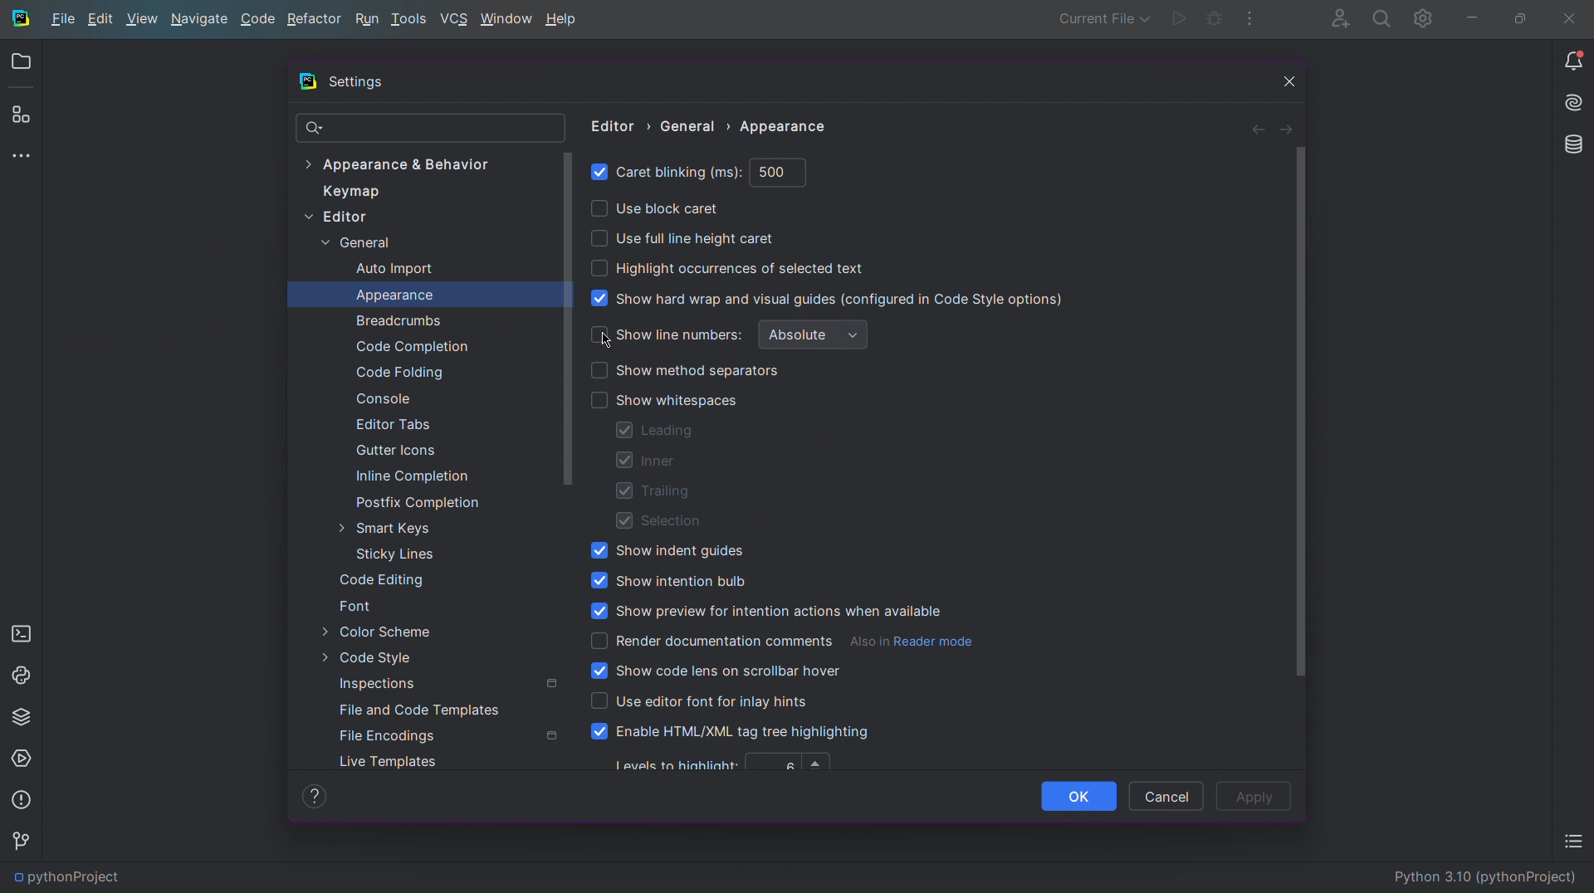 The width and height of the screenshot is (1594, 893). What do you see at coordinates (390, 555) in the screenshot?
I see `Sticky Lines` at bounding box center [390, 555].